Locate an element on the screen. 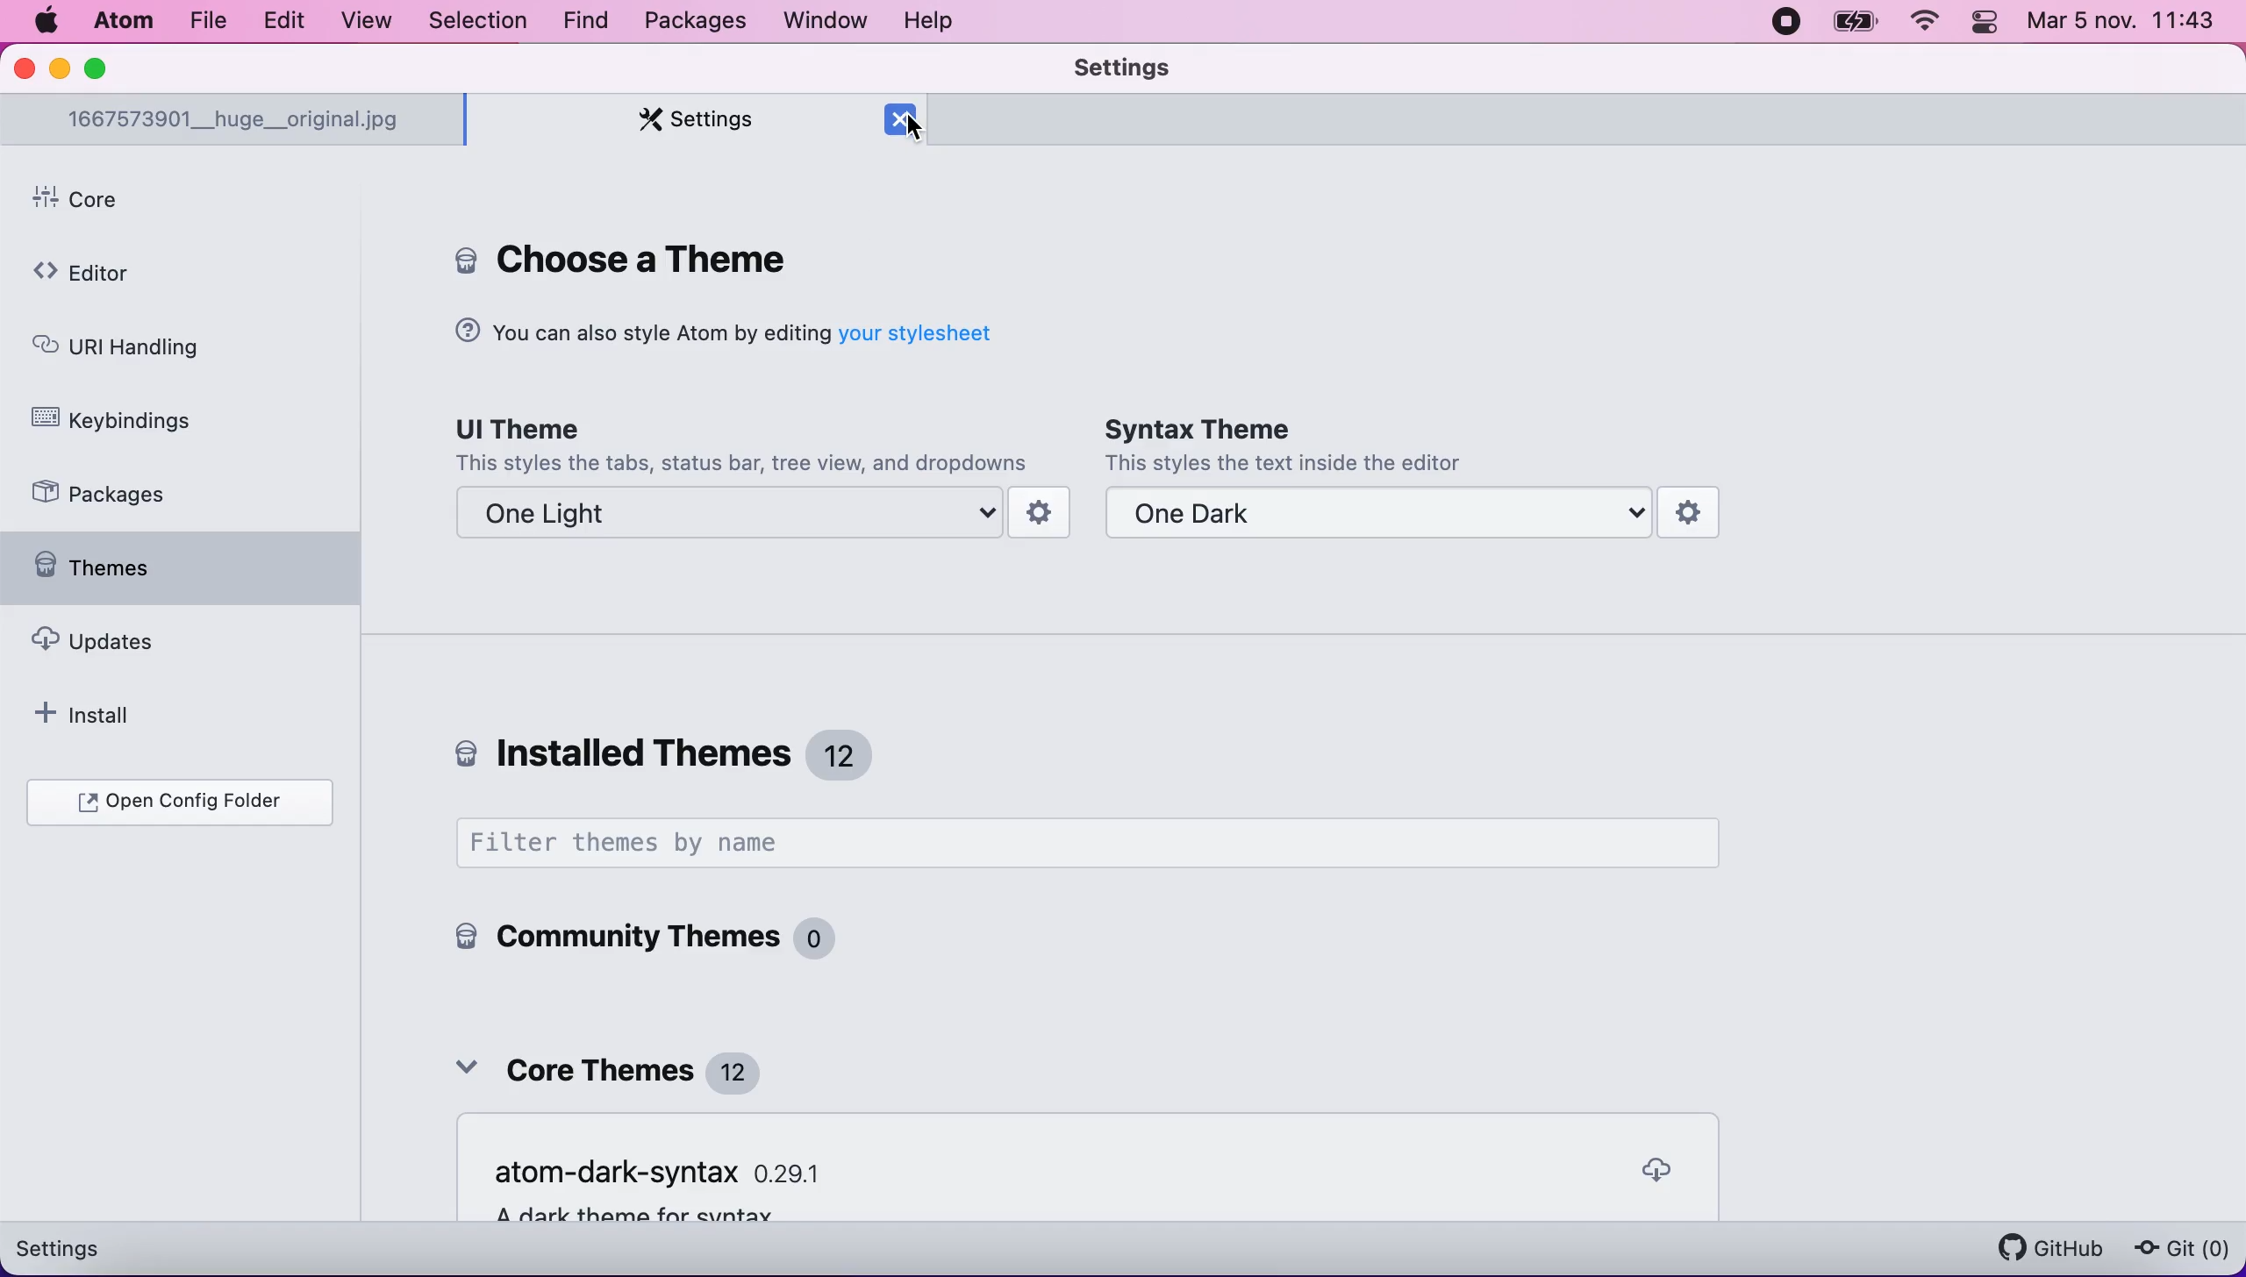 This screenshot has height=1277, width=2246. close is located at coordinates (23, 71).